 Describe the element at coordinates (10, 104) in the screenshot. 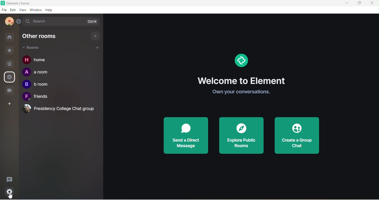

I see `create a space ` at that location.